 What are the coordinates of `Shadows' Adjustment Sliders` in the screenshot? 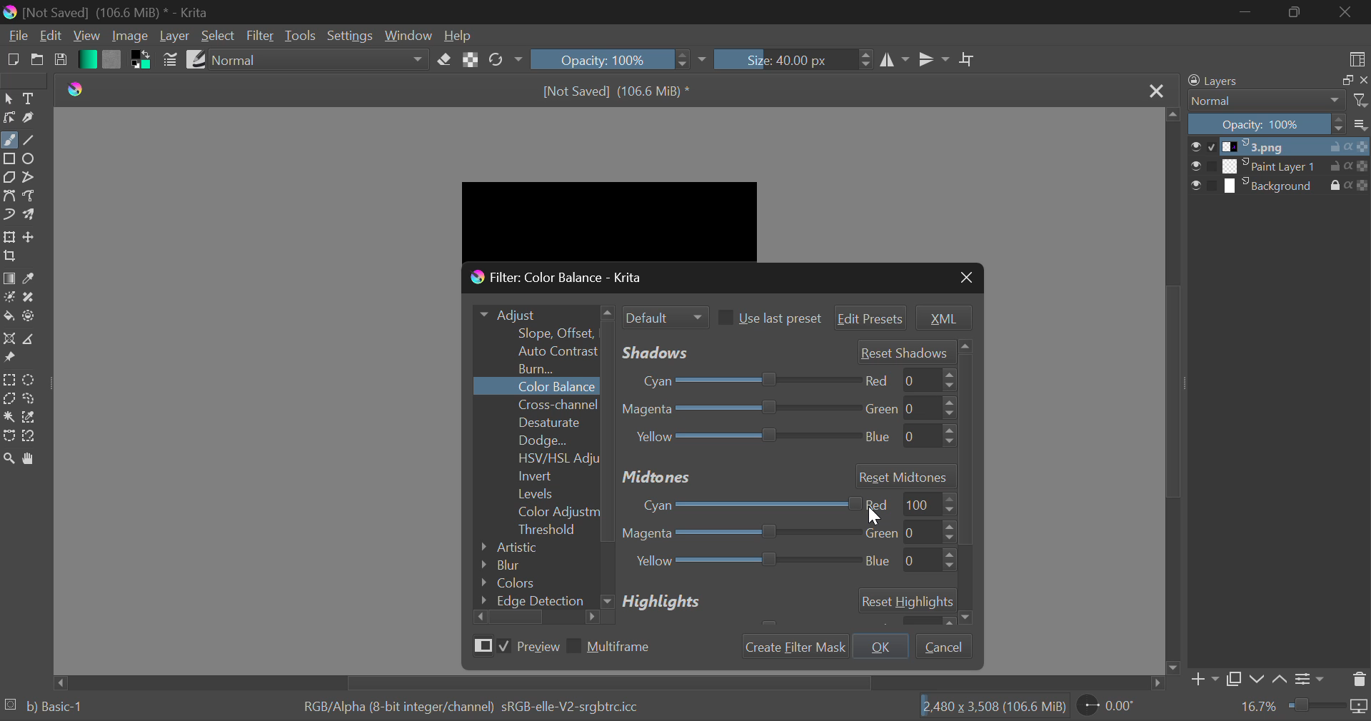 It's located at (783, 352).